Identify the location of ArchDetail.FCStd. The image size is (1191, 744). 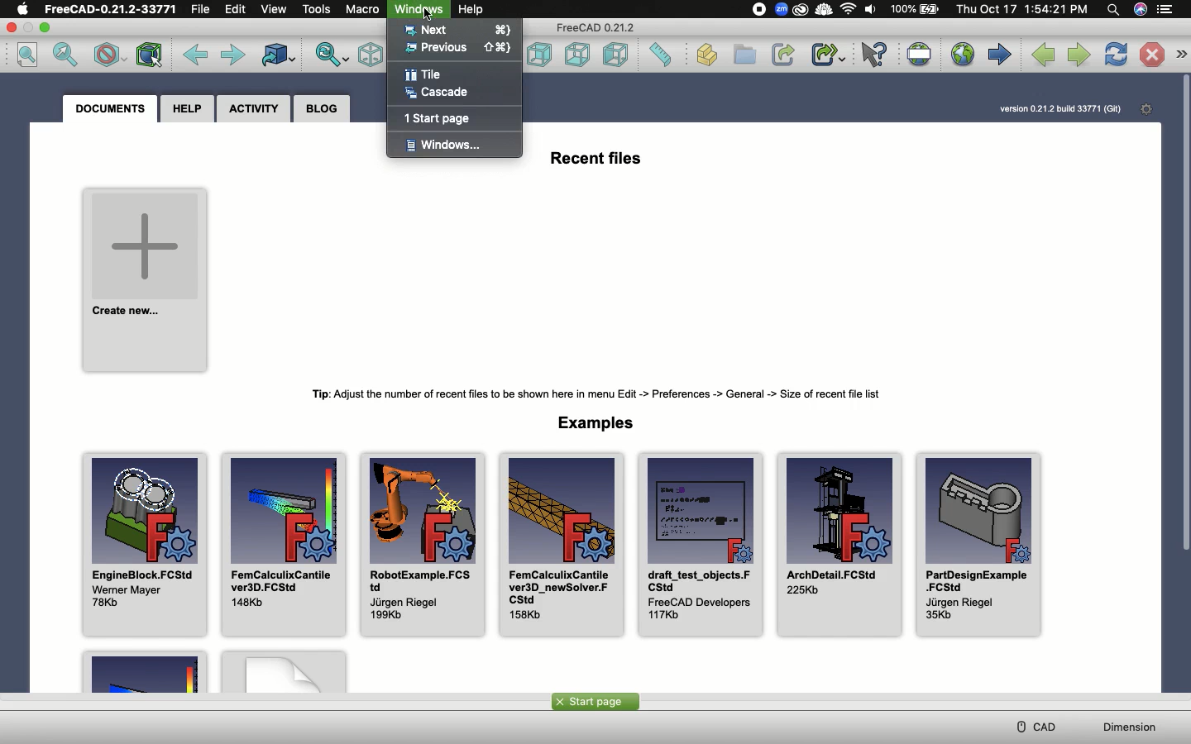
(839, 542).